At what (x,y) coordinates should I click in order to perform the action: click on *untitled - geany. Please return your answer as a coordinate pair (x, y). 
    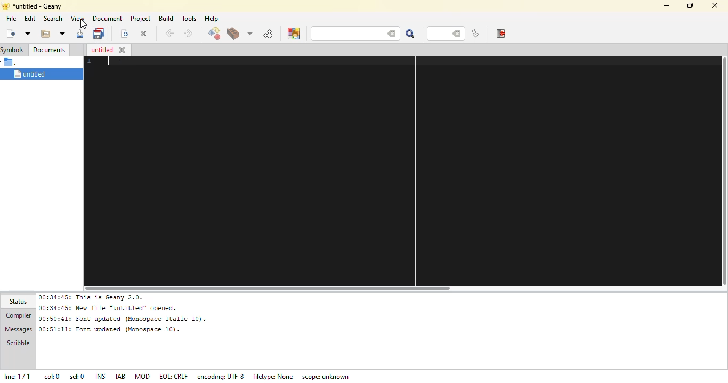
    Looking at the image, I should click on (39, 5).